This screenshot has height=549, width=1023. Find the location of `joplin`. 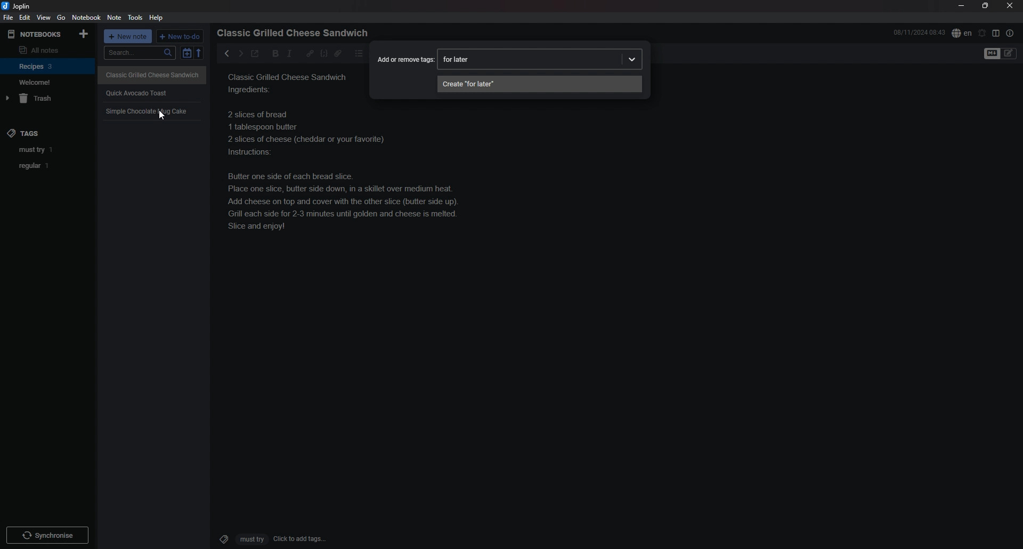

joplin is located at coordinates (18, 6).